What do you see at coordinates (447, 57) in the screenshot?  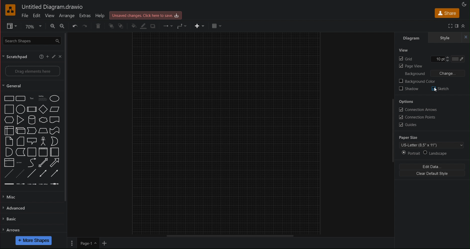 I see `increase grid pt` at bounding box center [447, 57].